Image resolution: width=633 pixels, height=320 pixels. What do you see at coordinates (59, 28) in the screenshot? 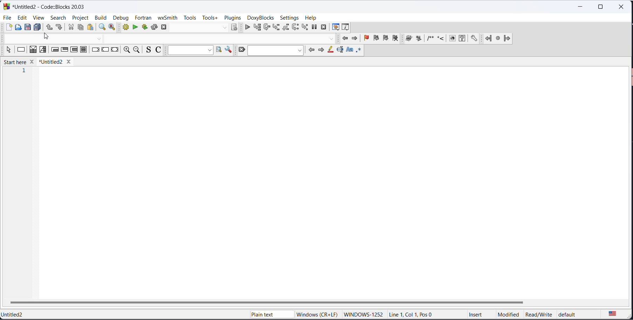
I see `redo` at bounding box center [59, 28].